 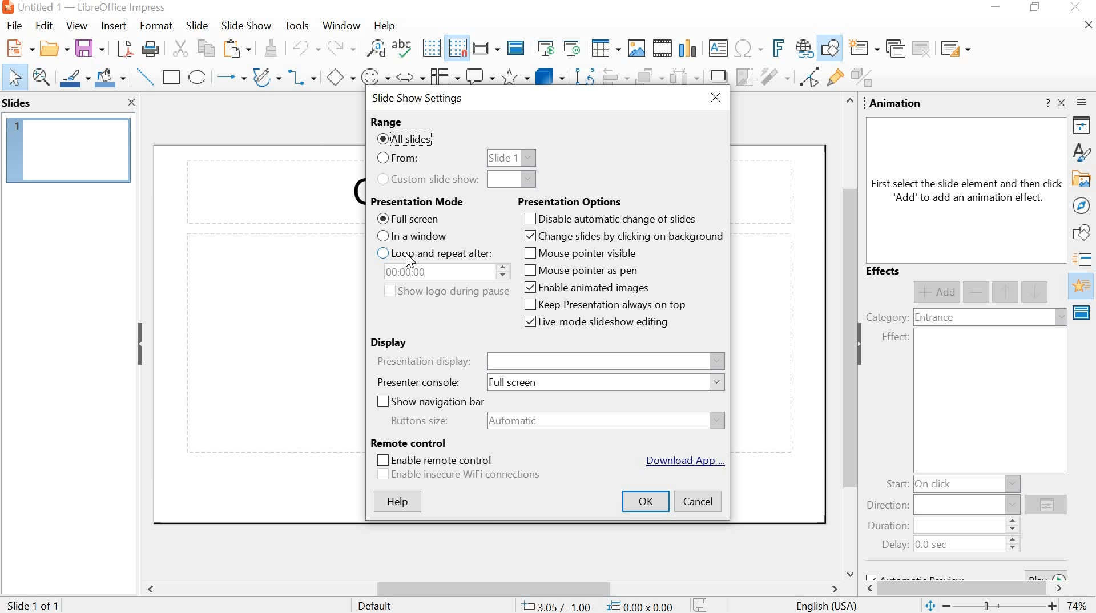 I want to click on language, so click(x=827, y=607).